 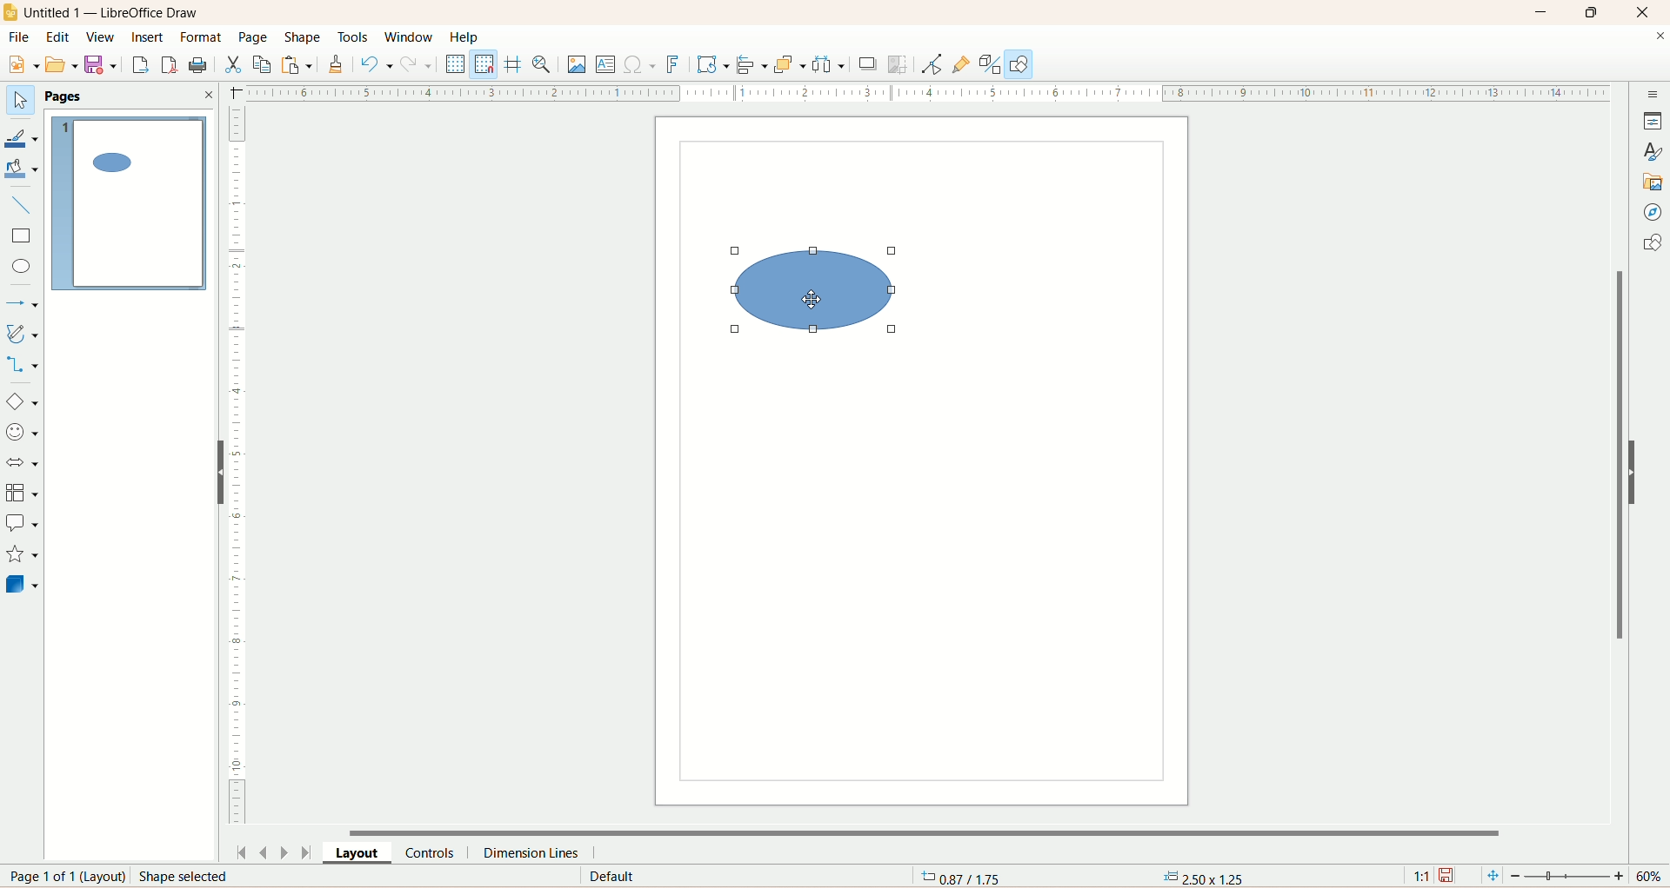 What do you see at coordinates (353, 39) in the screenshot?
I see `tools` at bounding box center [353, 39].